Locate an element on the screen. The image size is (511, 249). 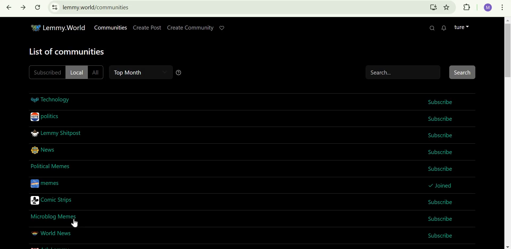
Technology is located at coordinates (51, 100).